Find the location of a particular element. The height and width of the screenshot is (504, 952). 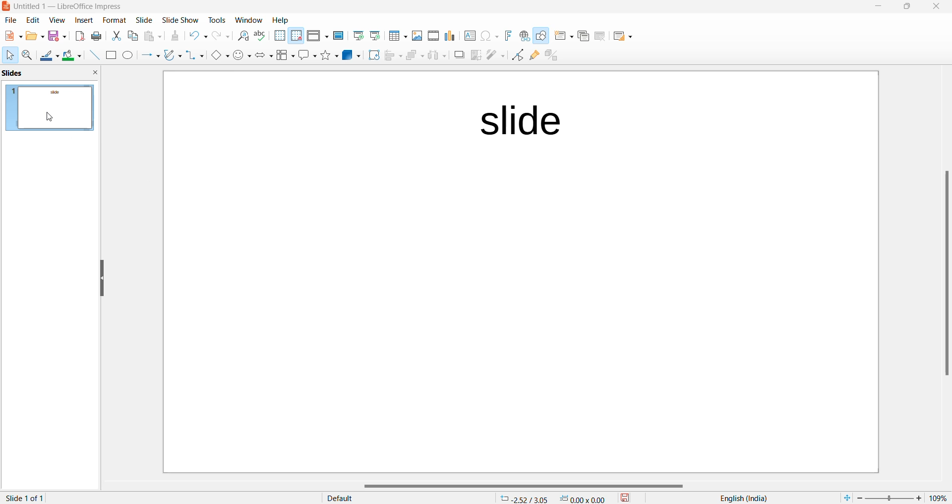

slide is located at coordinates (114, 20).